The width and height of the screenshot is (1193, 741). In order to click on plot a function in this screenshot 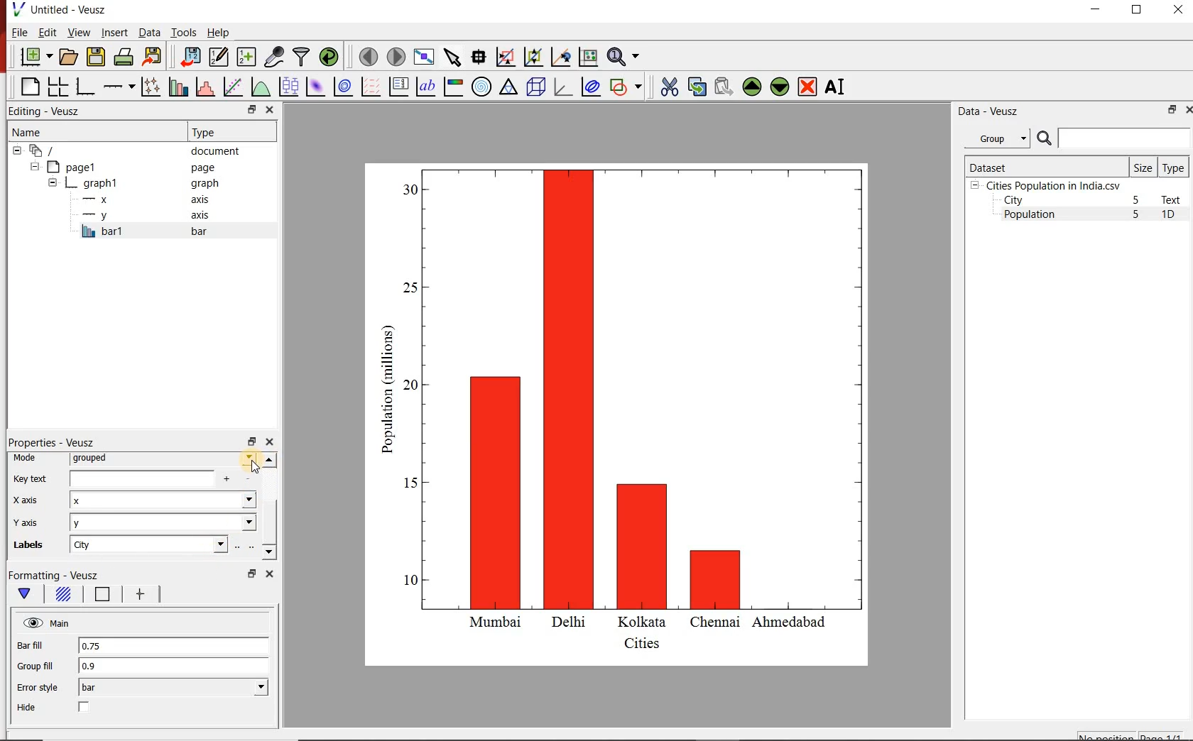, I will do `click(260, 87)`.